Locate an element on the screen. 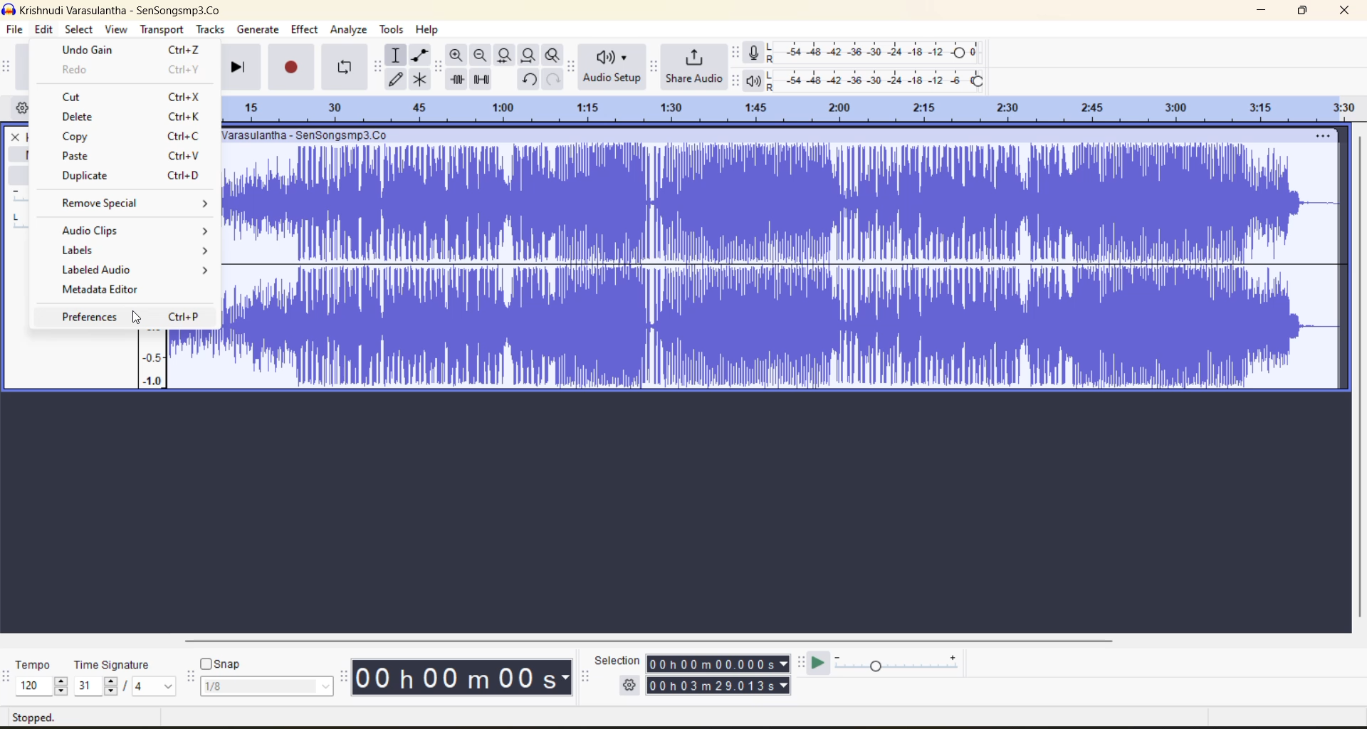 The image size is (1367, 729). transport is located at coordinates (160, 28).